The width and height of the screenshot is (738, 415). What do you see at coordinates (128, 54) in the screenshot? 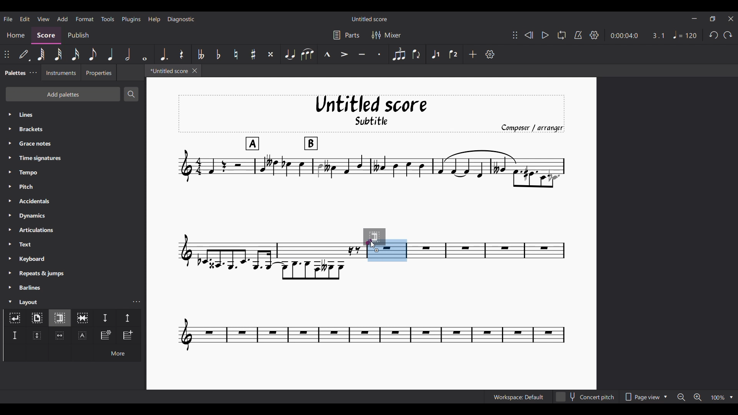
I see `Half note` at bounding box center [128, 54].